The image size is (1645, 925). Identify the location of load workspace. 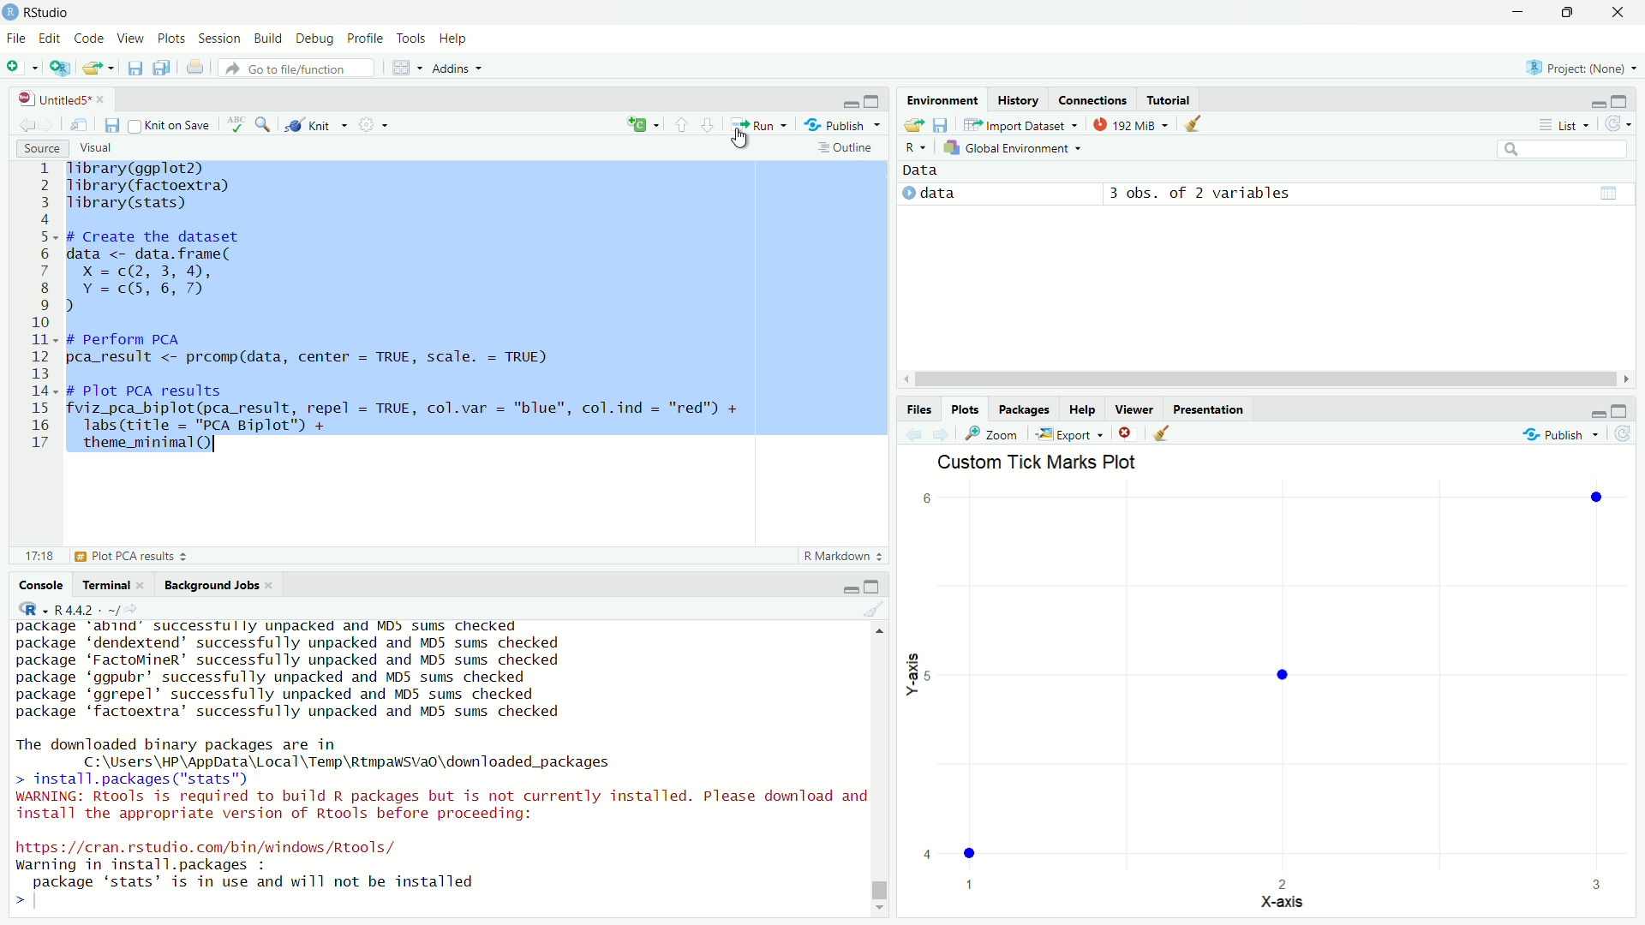
(915, 123).